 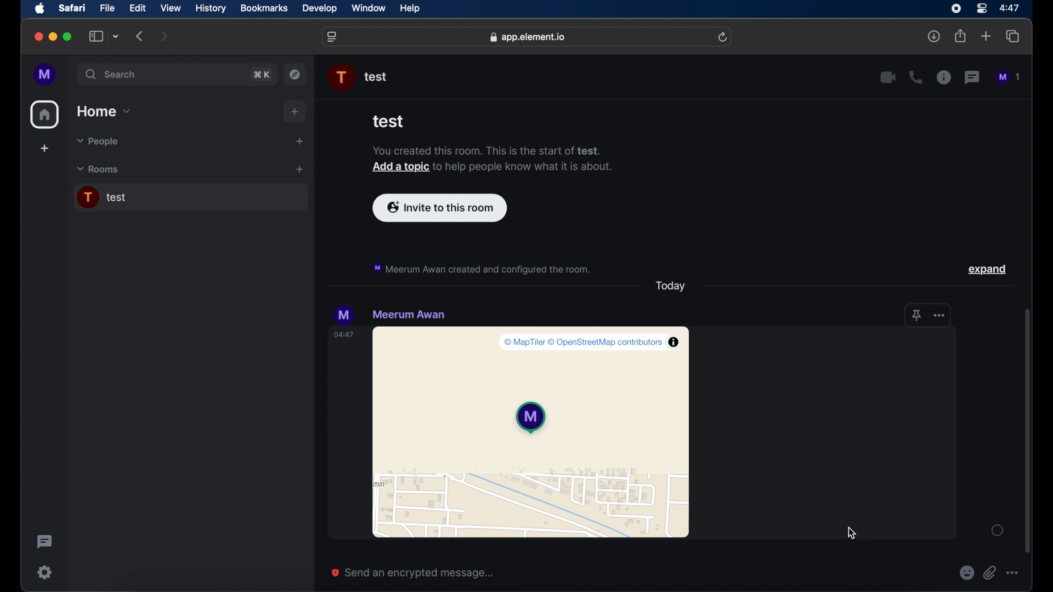 I want to click on maximize, so click(x=68, y=37).